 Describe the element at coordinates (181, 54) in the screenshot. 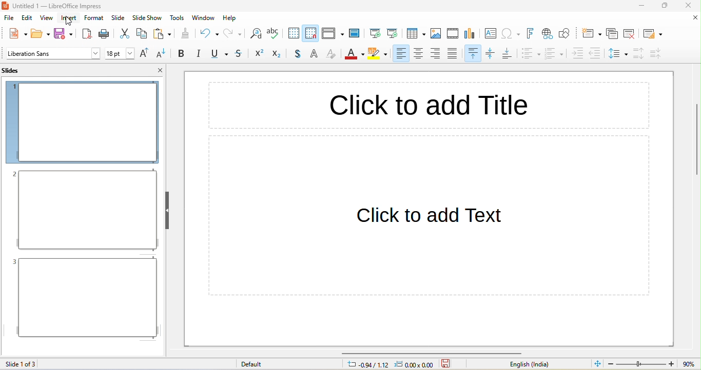

I see `bold` at that location.